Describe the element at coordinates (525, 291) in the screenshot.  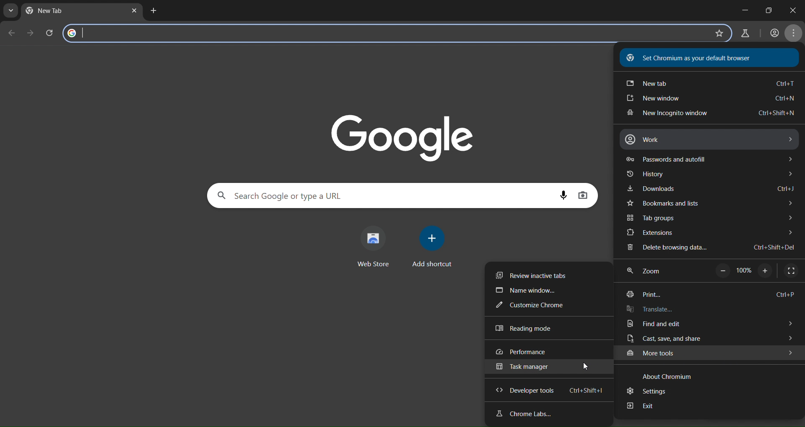
I see `name window` at that location.